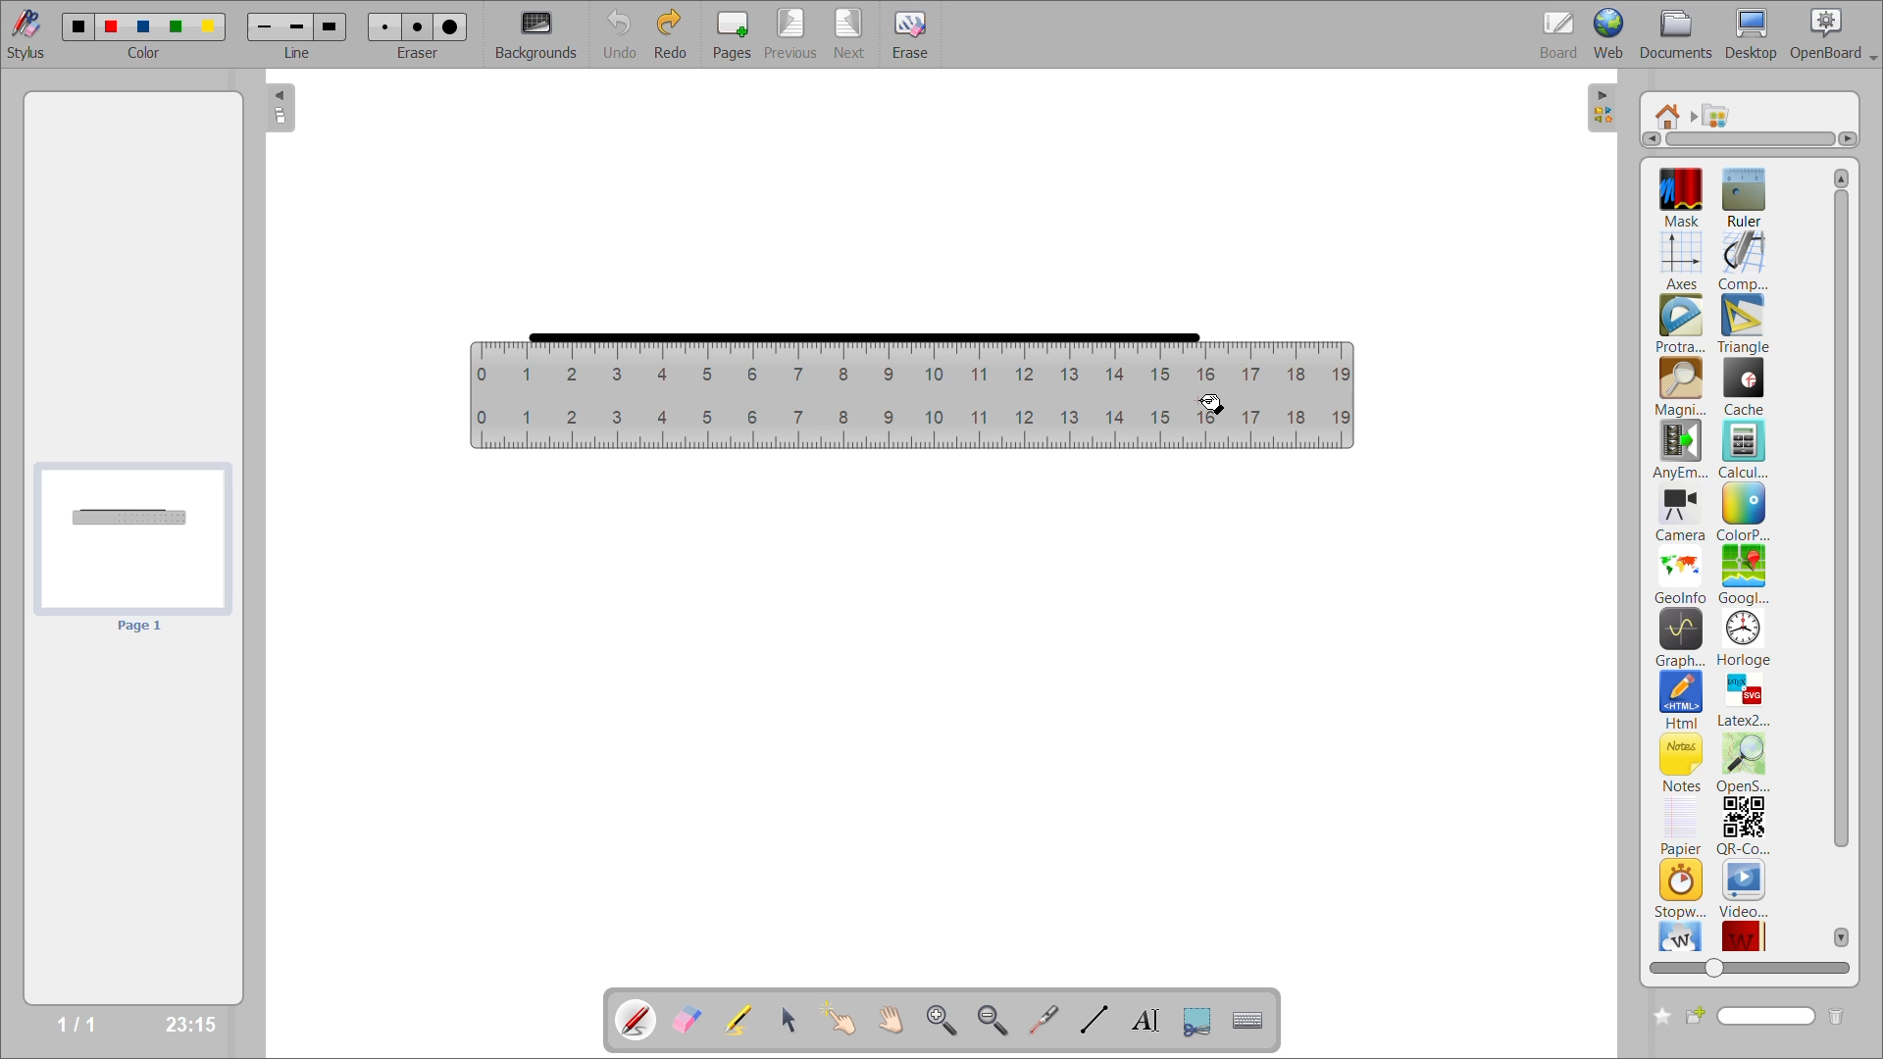 This screenshot has width=1883, height=1059. I want to click on triangle, so click(1744, 325).